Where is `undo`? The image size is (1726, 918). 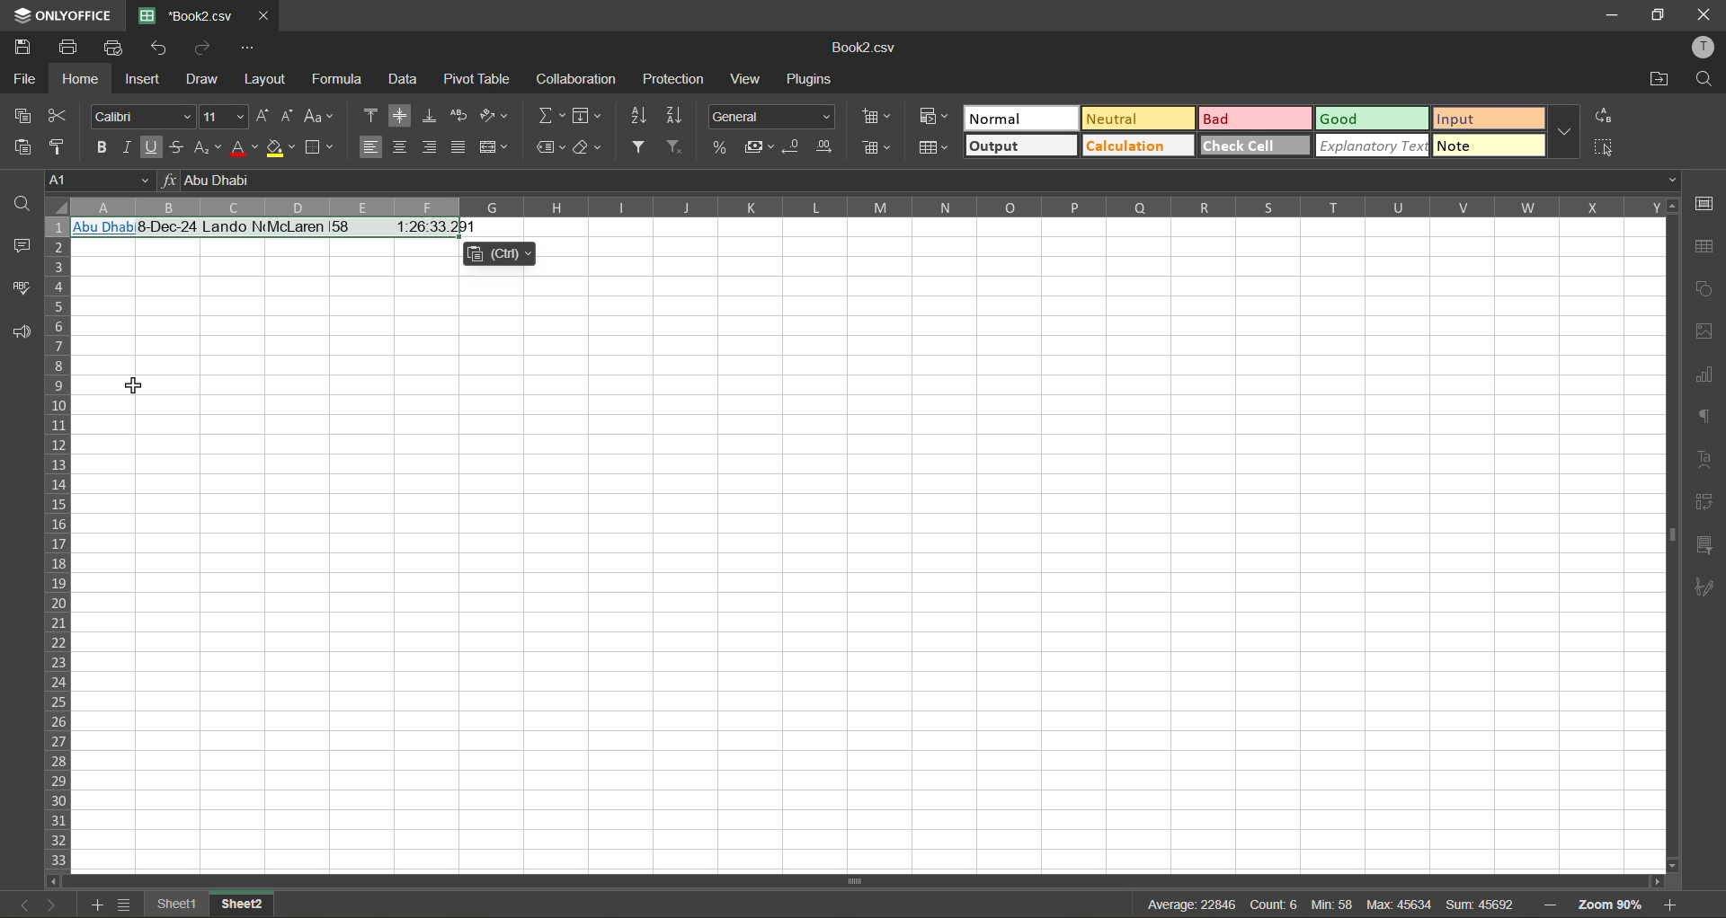
undo is located at coordinates (158, 48).